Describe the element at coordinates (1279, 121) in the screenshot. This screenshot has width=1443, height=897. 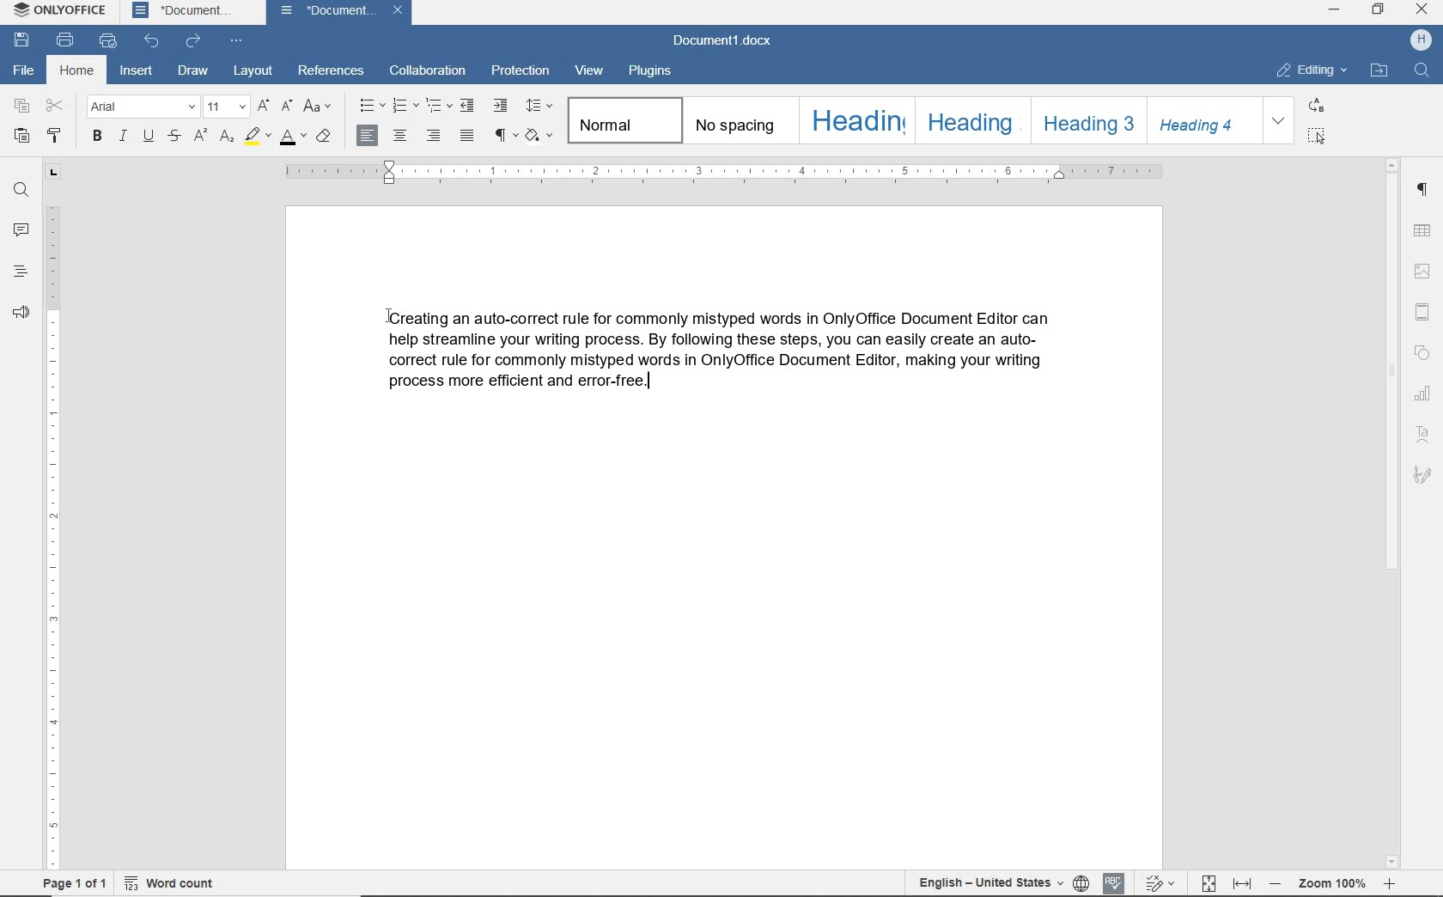
I see `expand` at that location.